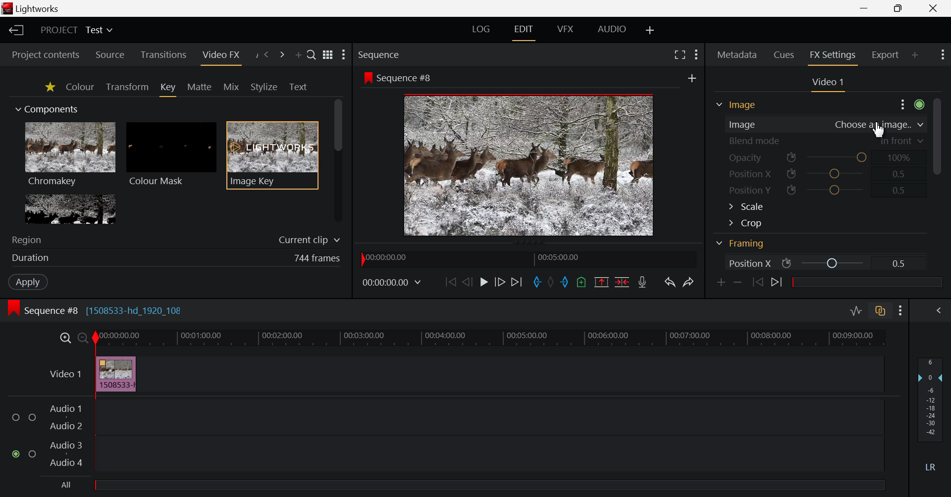 The image size is (951, 497). Describe the element at coordinates (31, 257) in the screenshot. I see `Duration` at that location.